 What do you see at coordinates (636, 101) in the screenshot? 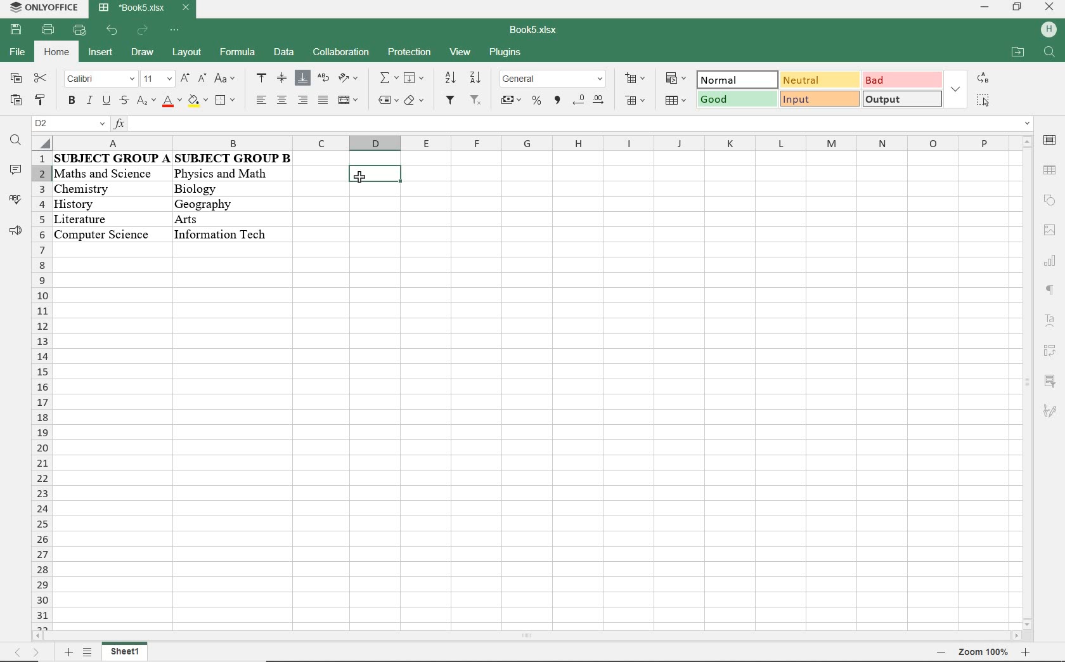
I see `delete cells` at bounding box center [636, 101].